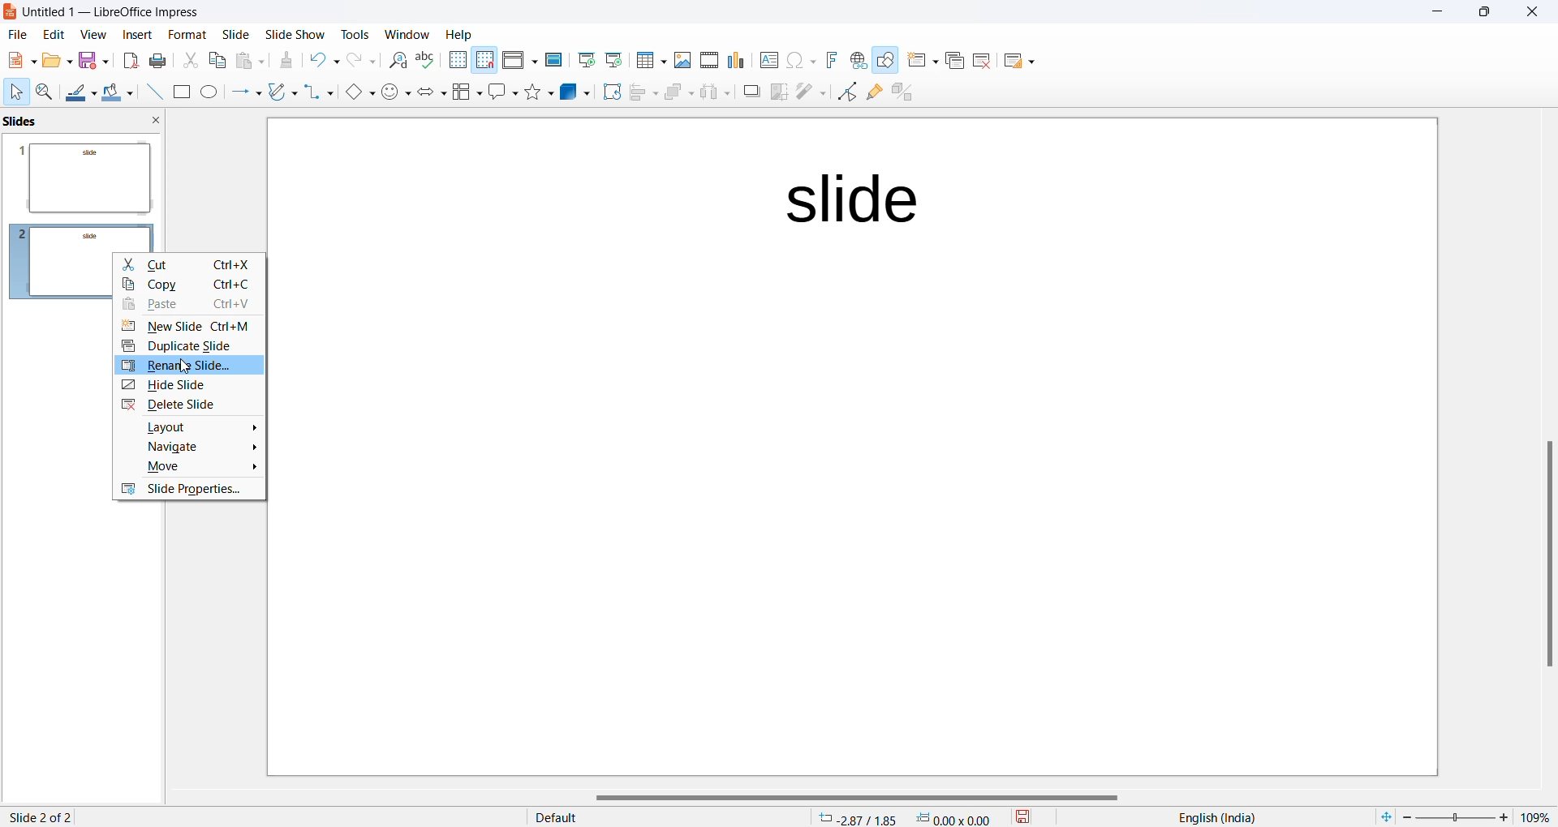 The image size is (1558, 827). What do you see at coordinates (193, 491) in the screenshot?
I see `slide properties` at bounding box center [193, 491].